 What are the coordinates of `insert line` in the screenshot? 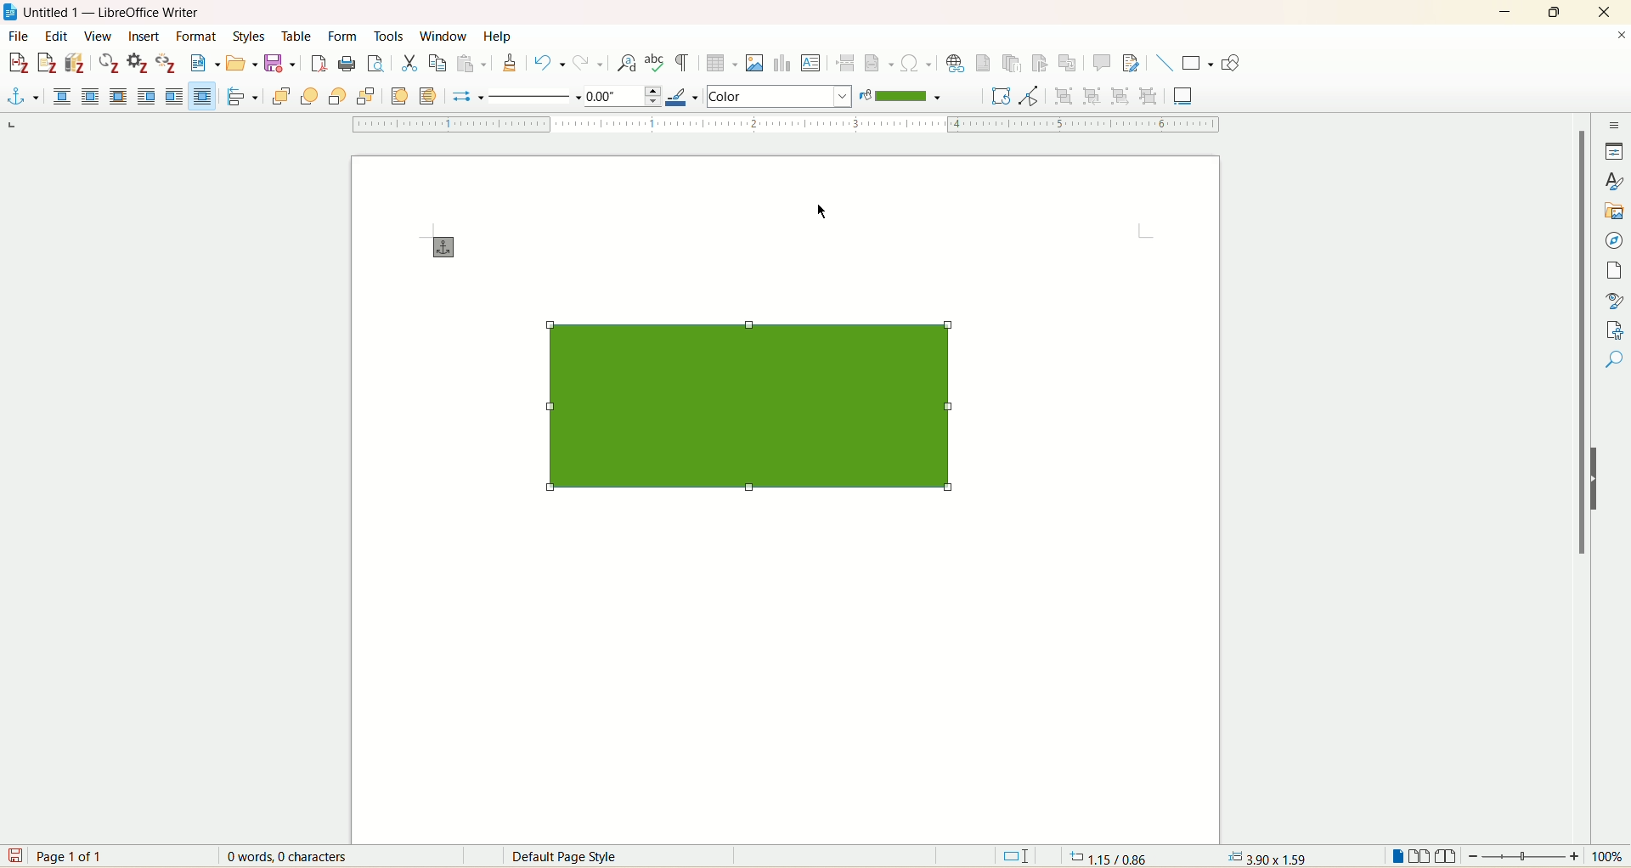 It's located at (1163, 63).